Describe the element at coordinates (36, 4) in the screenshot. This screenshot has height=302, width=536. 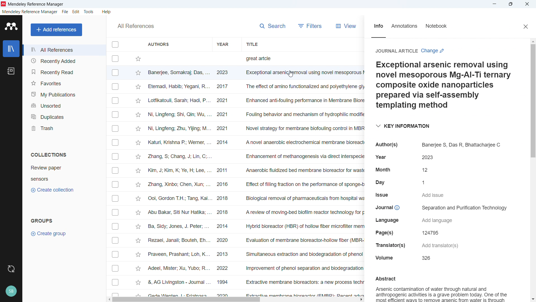
I see `Title ` at that location.